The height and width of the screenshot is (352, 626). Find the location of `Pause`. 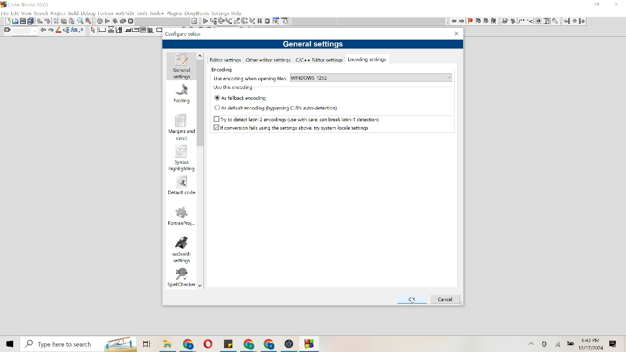

Pause is located at coordinates (574, 22).